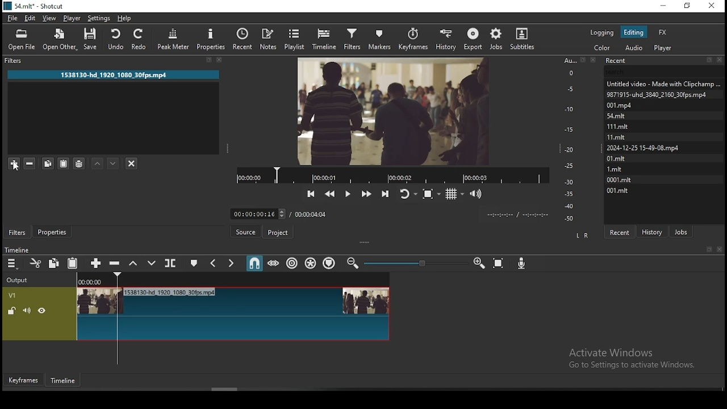  What do you see at coordinates (619, 137) in the screenshot?
I see `11.mit` at bounding box center [619, 137].